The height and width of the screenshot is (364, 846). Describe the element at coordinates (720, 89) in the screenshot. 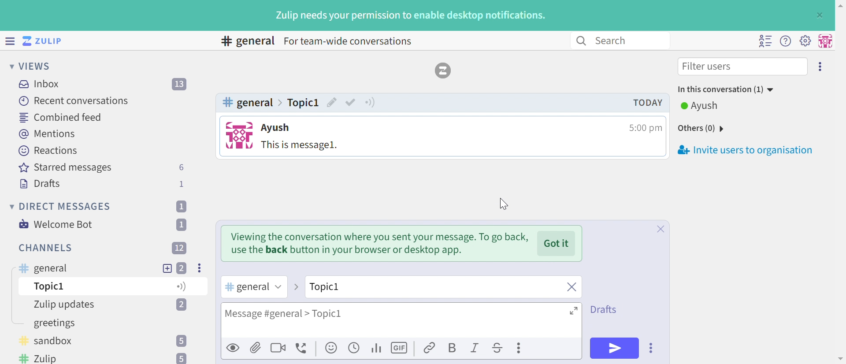

I see `In this conversation (1)` at that location.